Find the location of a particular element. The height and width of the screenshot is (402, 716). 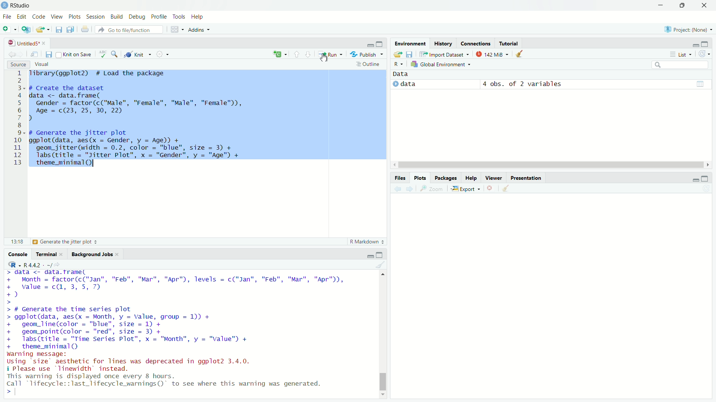

minimize is located at coordinates (369, 255).